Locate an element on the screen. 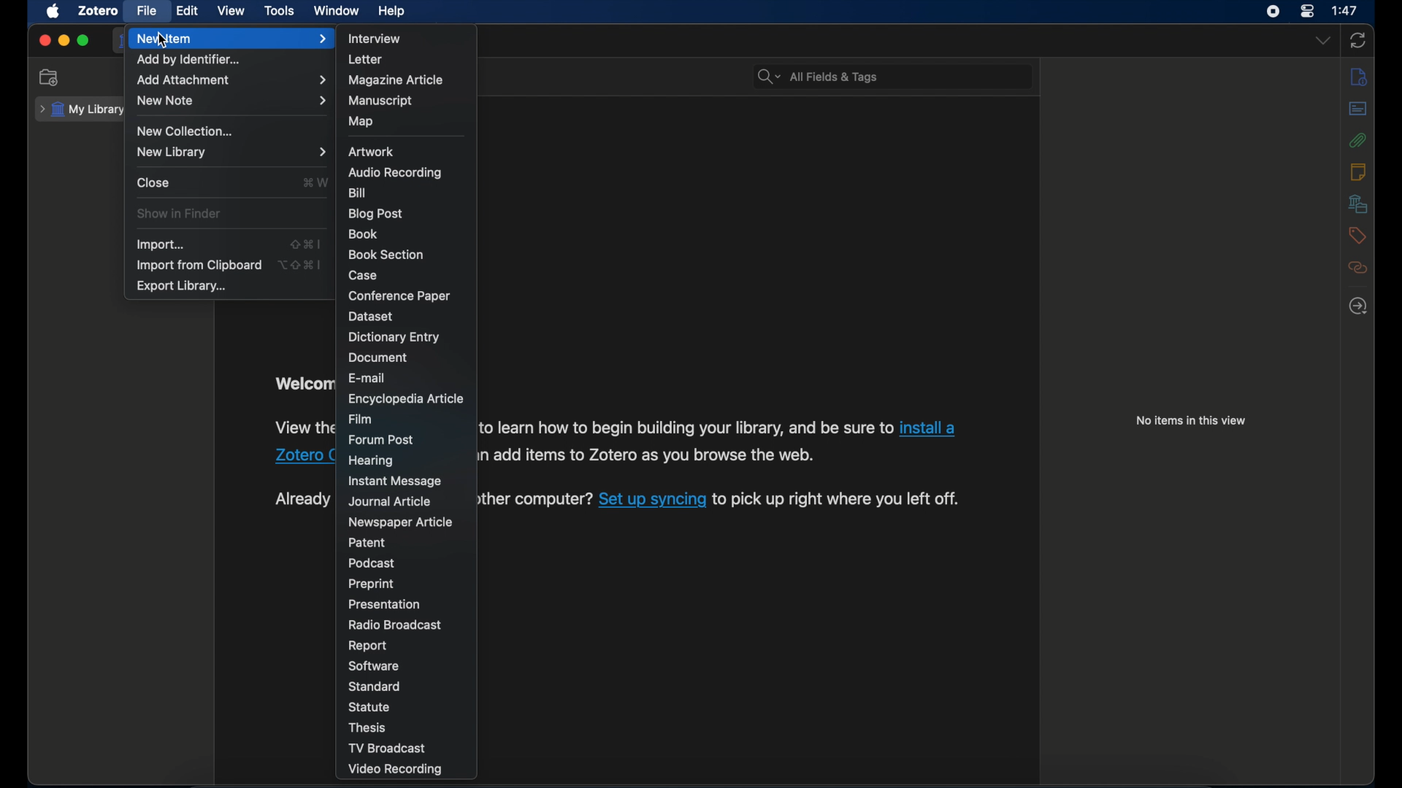  audio recording is located at coordinates (395, 173).